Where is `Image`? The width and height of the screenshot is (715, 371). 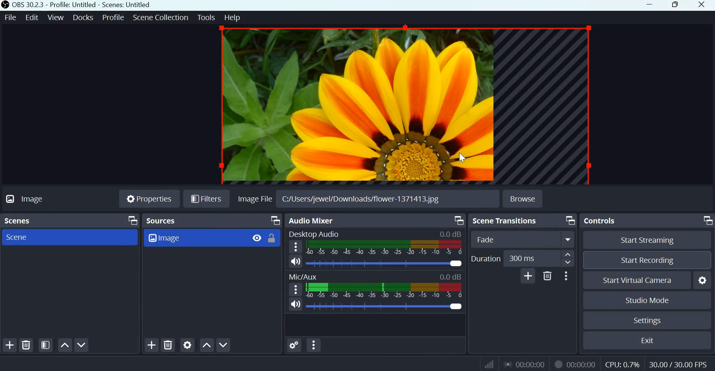 Image is located at coordinates (204, 239).